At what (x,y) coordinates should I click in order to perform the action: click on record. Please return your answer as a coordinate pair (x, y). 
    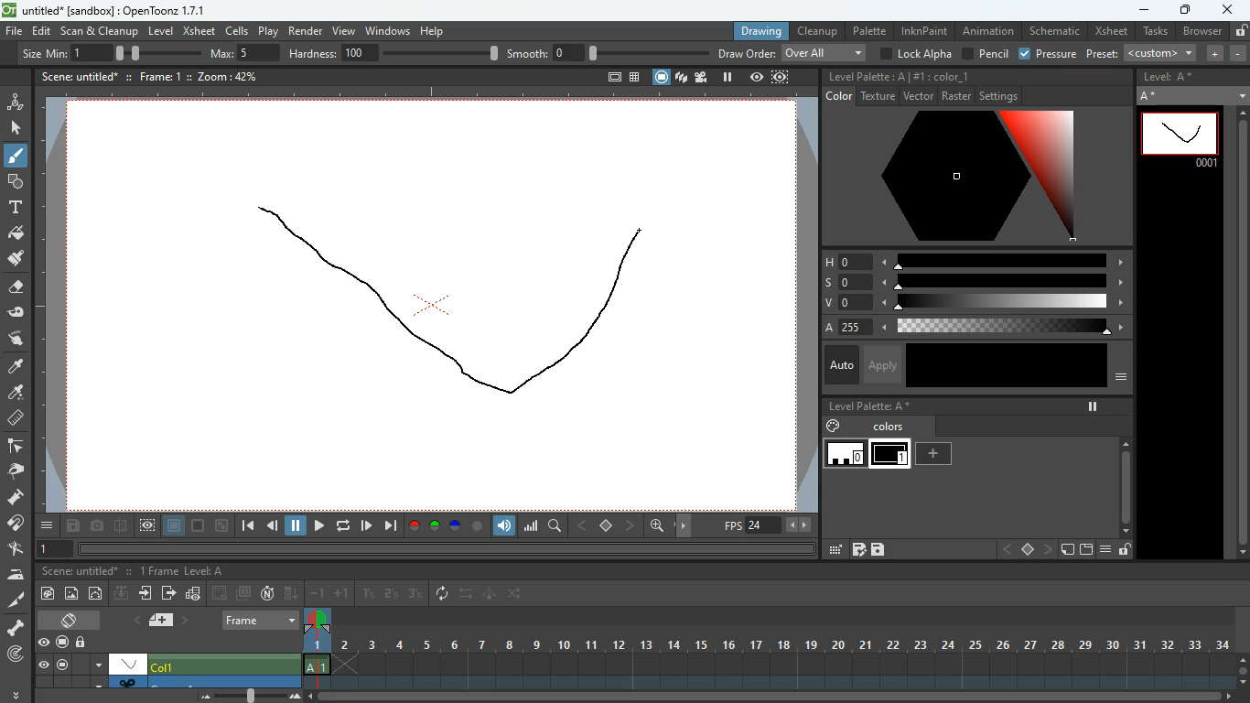
    Looking at the image, I should click on (61, 644).